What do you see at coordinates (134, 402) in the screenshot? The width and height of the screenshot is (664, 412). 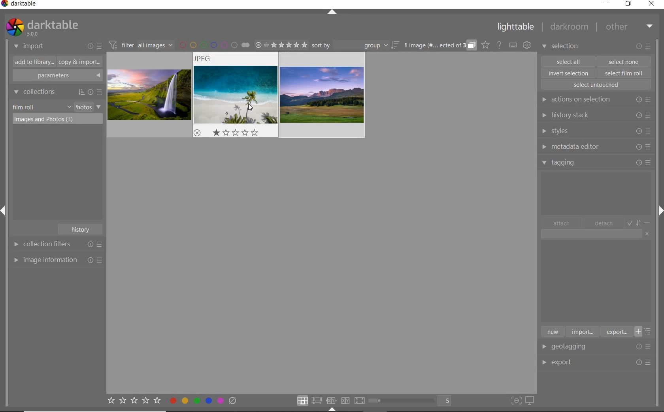 I see `set star rating for selected images` at bounding box center [134, 402].